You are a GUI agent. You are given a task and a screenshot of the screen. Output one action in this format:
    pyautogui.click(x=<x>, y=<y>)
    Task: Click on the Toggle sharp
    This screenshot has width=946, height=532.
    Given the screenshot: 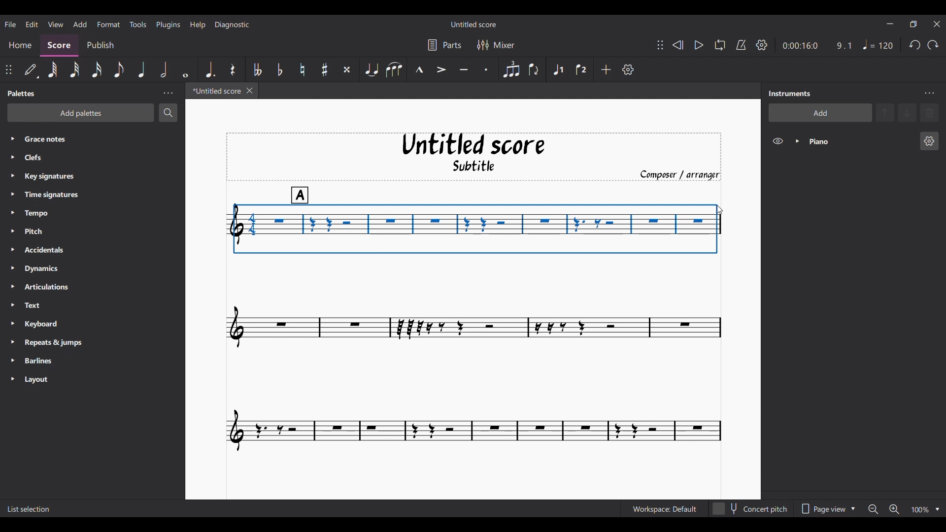 What is the action you would take?
    pyautogui.click(x=325, y=69)
    